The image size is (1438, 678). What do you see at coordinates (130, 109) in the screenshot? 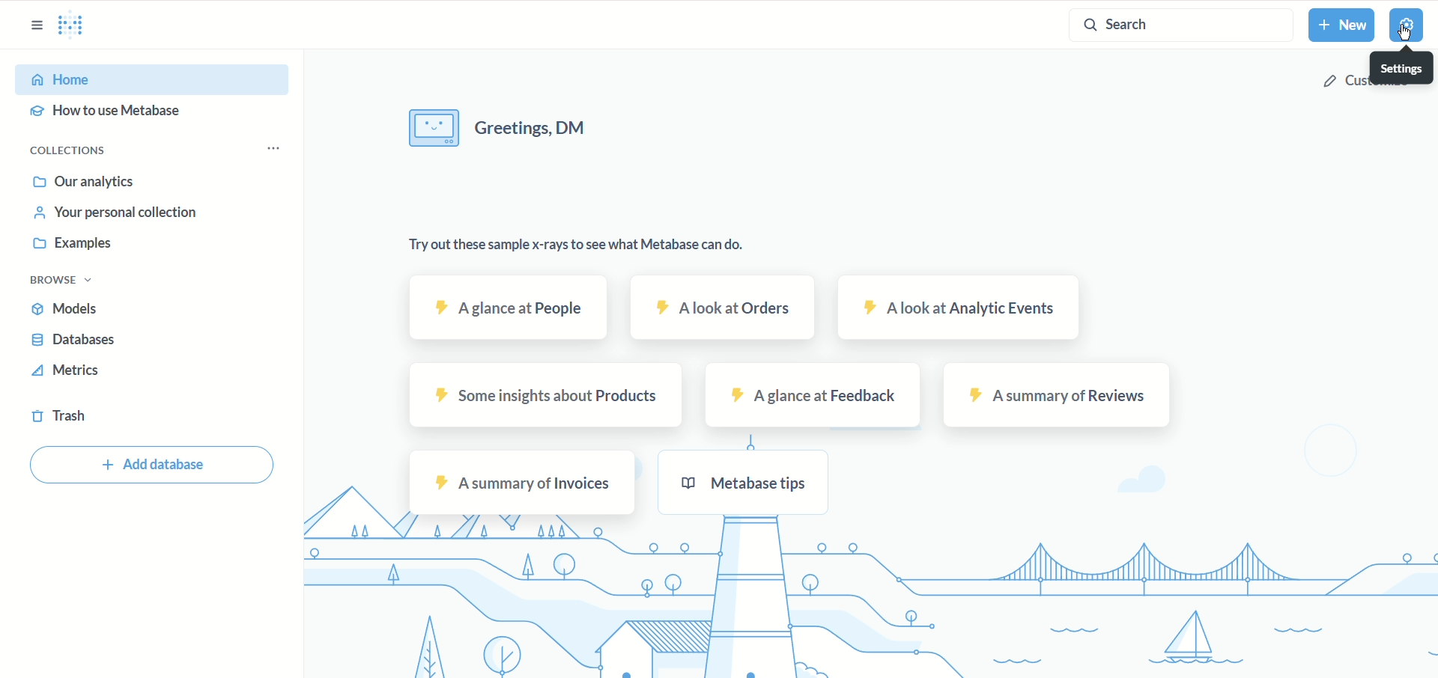
I see `How to use metabase` at bounding box center [130, 109].